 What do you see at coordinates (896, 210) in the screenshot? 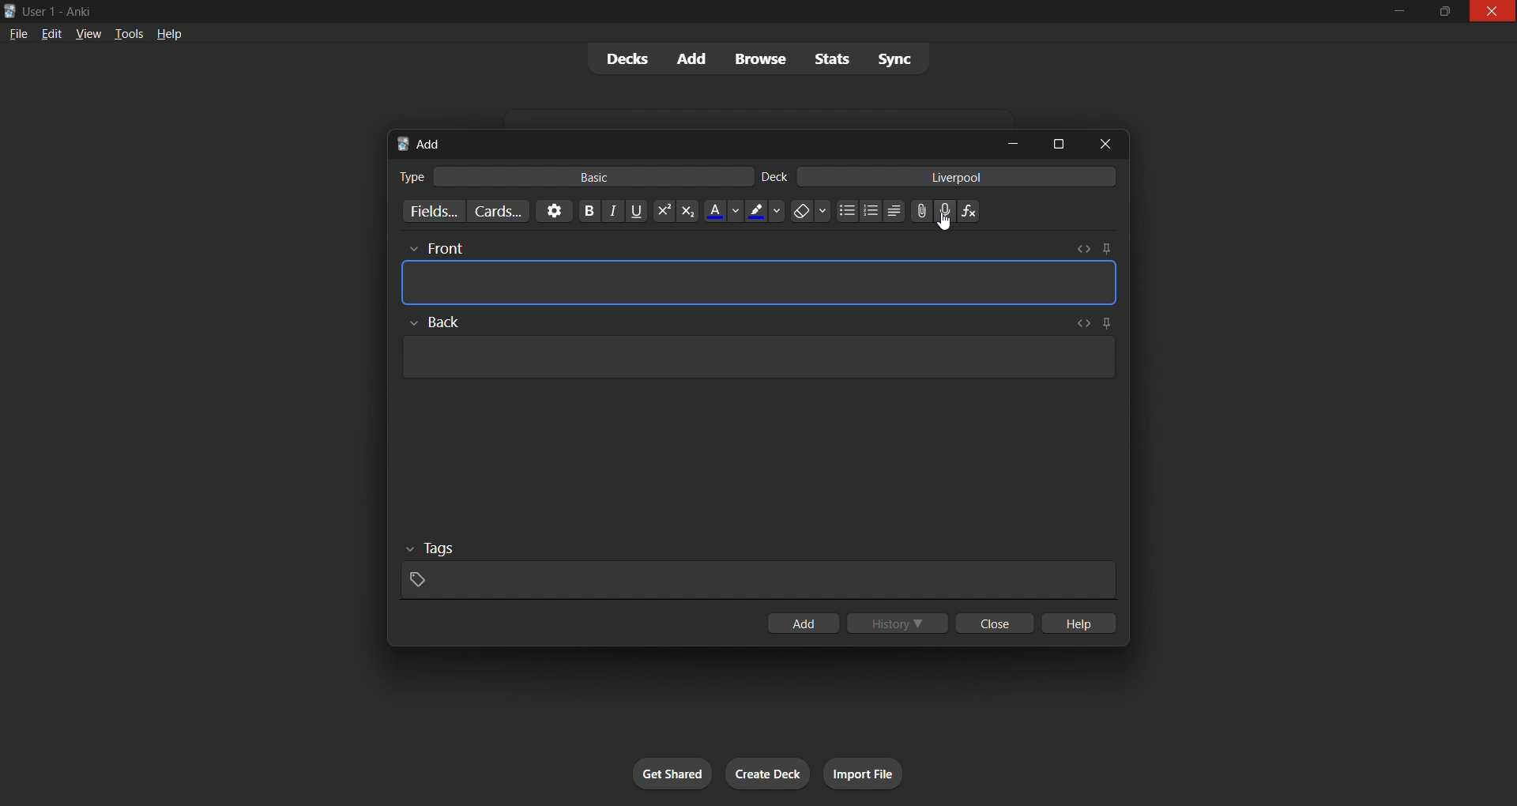
I see `alignment` at bounding box center [896, 210].